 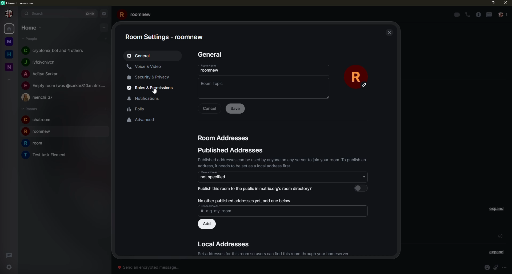 What do you see at coordinates (456, 15) in the screenshot?
I see `video` at bounding box center [456, 15].